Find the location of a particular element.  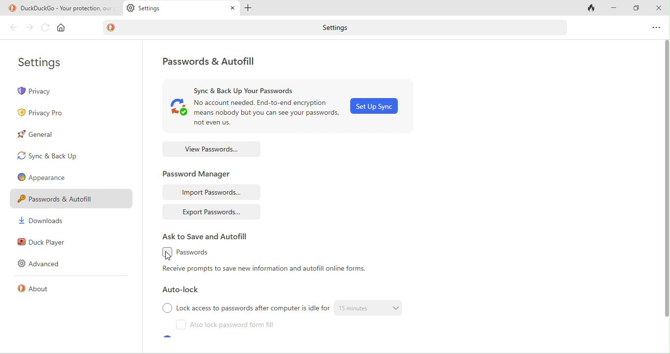

ask to save and autofill is located at coordinates (207, 236).